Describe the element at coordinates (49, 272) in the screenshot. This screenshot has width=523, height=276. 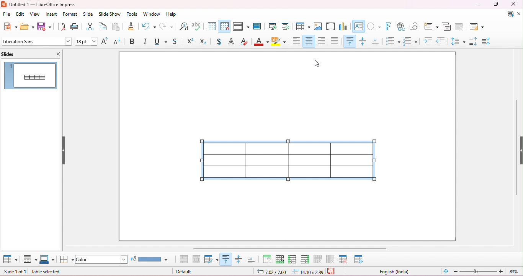
I see `table selected` at that location.